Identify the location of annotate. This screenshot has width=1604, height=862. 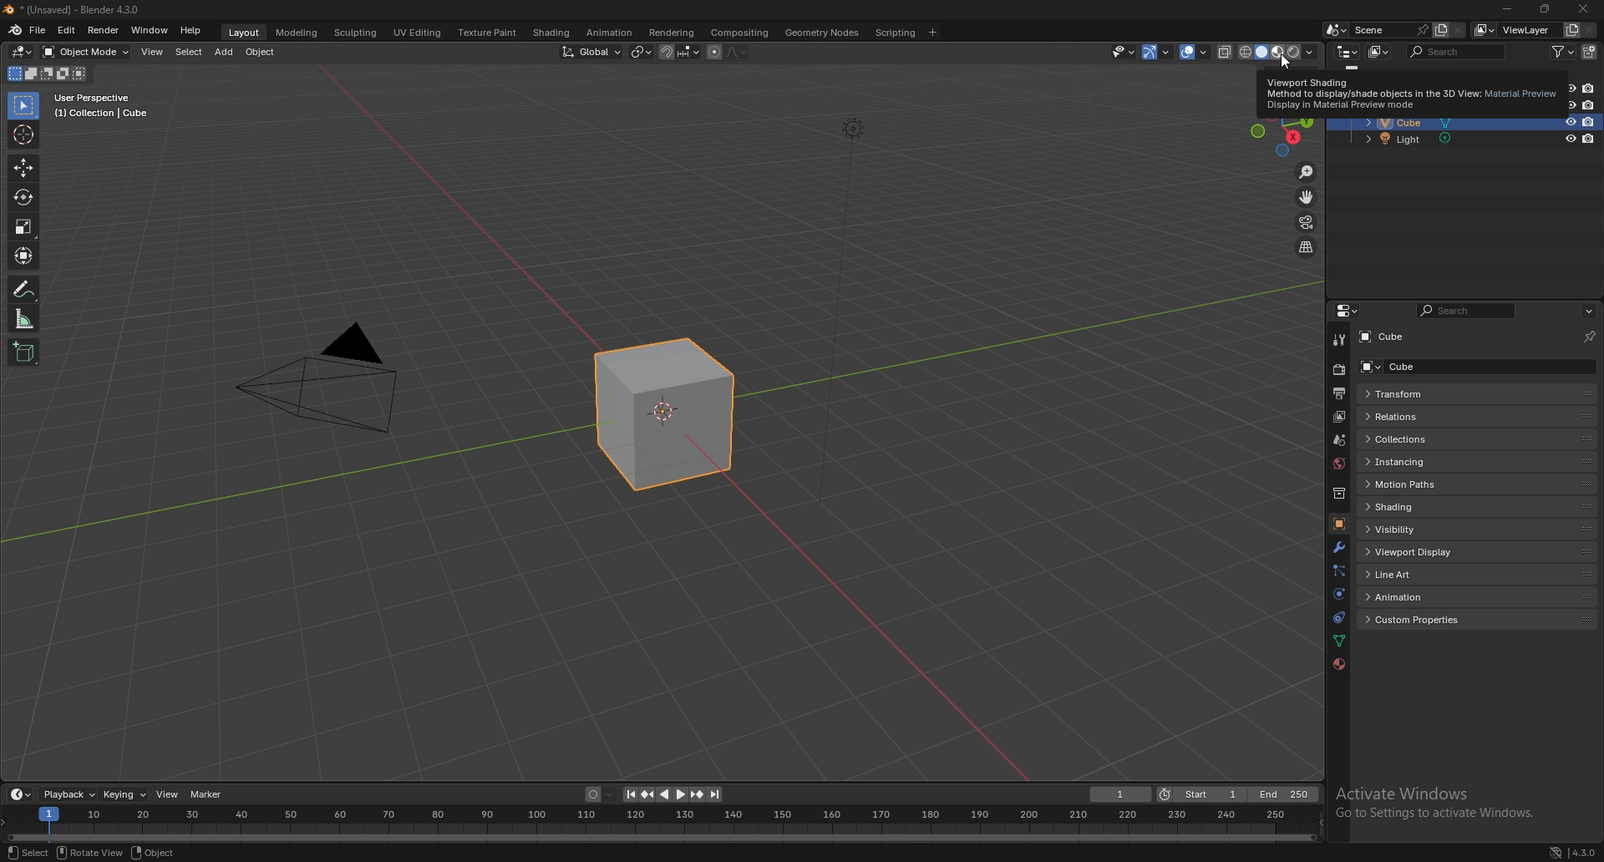
(23, 289).